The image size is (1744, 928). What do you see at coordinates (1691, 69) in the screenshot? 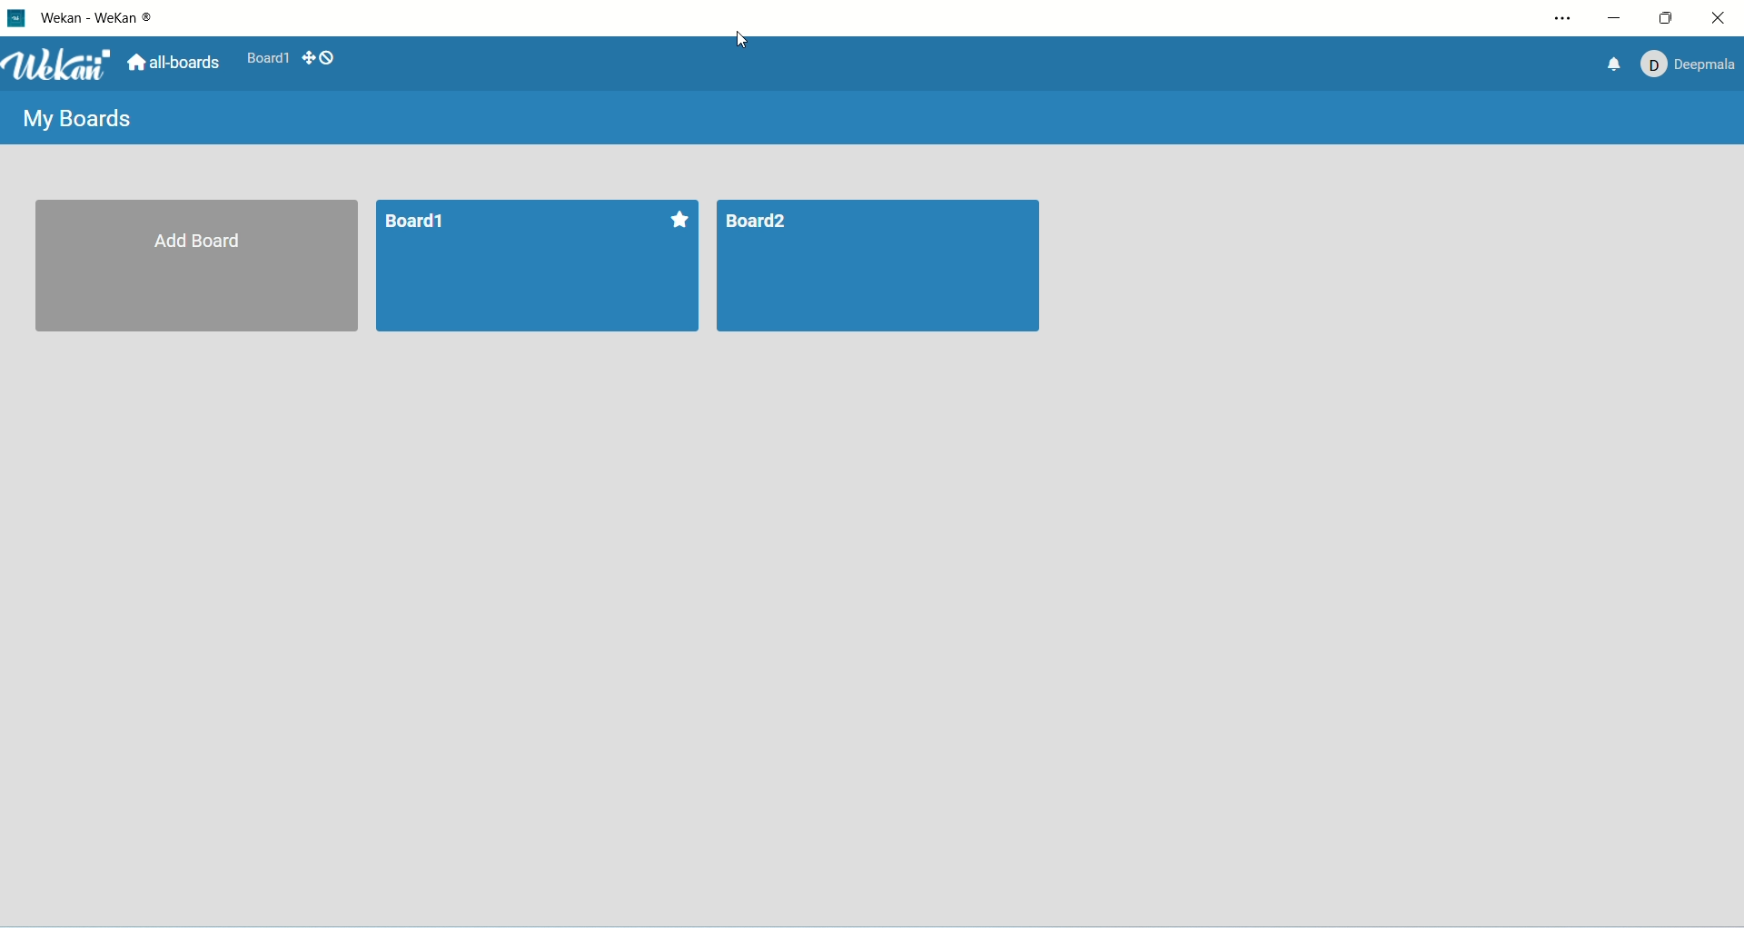
I see `account` at bounding box center [1691, 69].